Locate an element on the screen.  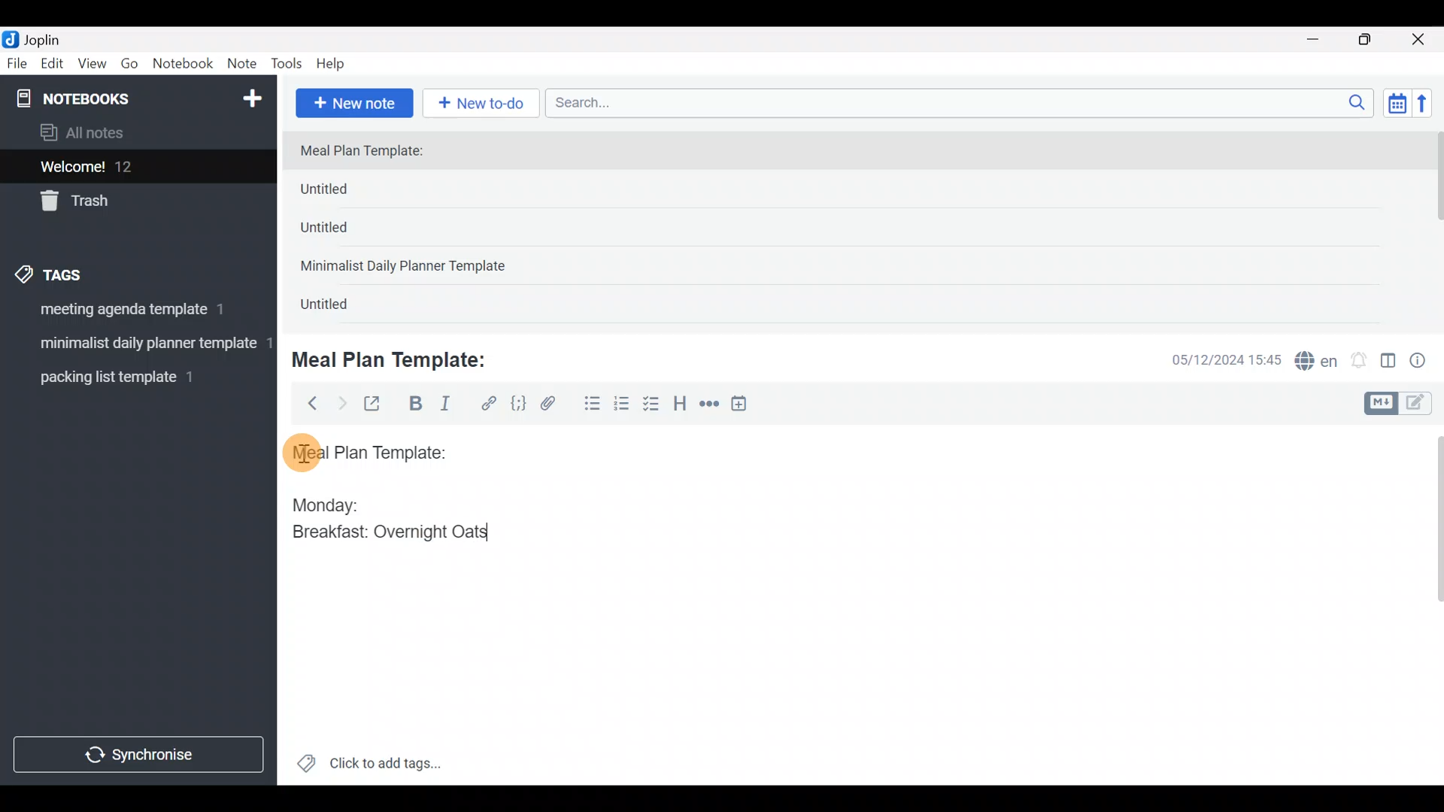
Search bar is located at coordinates (963, 101).